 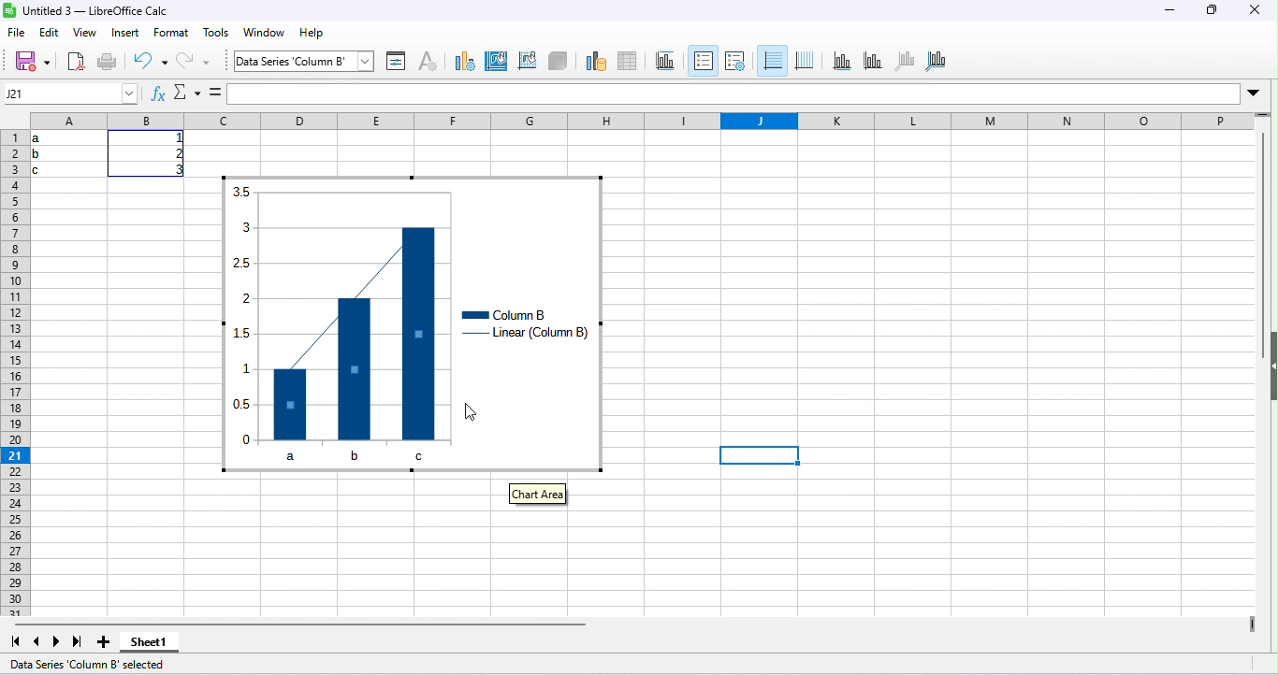 I want to click on 3d view, so click(x=558, y=63).